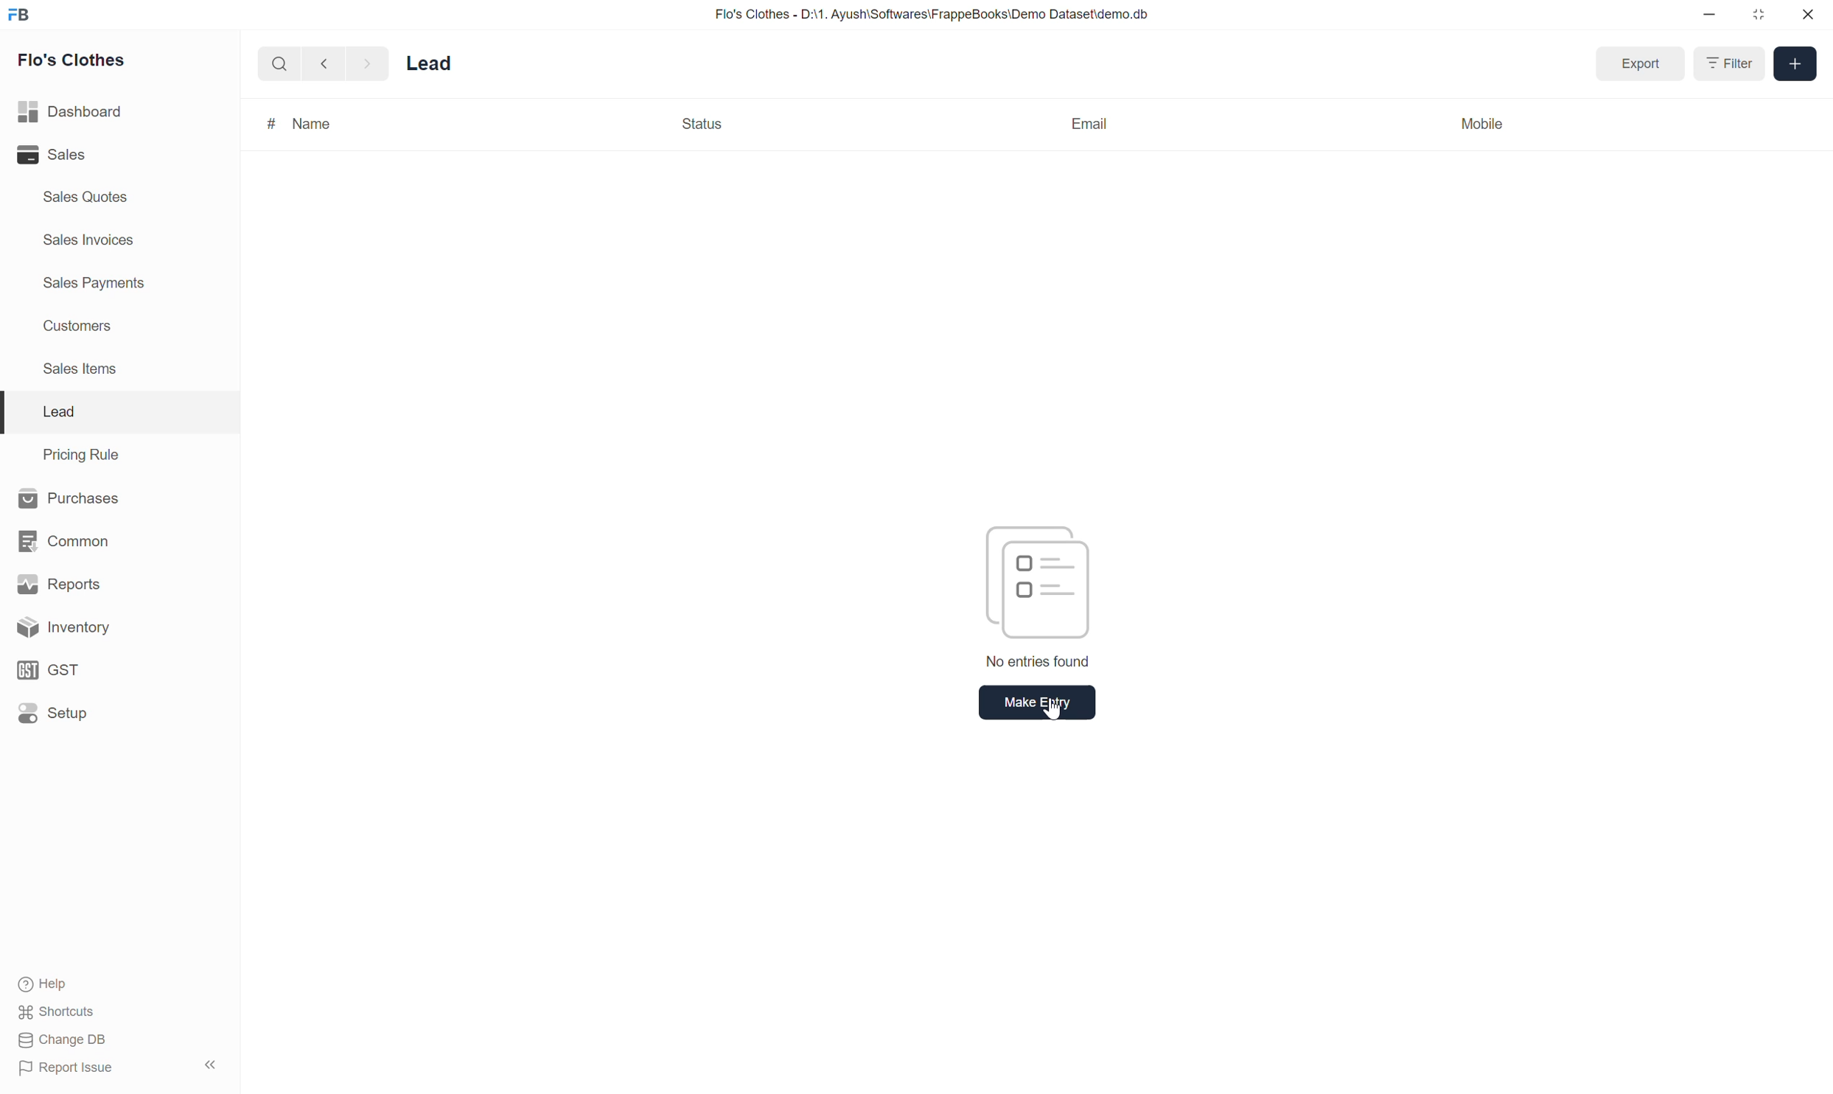  What do you see at coordinates (1487, 126) in the screenshot?
I see `Mobile` at bounding box center [1487, 126].